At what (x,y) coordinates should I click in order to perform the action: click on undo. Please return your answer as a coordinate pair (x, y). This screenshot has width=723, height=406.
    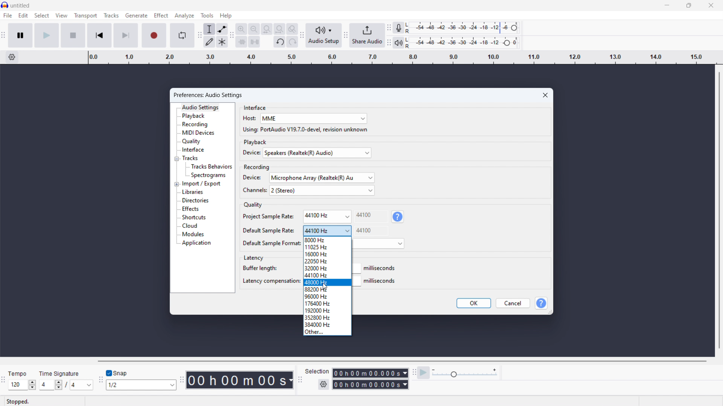
    Looking at the image, I should click on (280, 42).